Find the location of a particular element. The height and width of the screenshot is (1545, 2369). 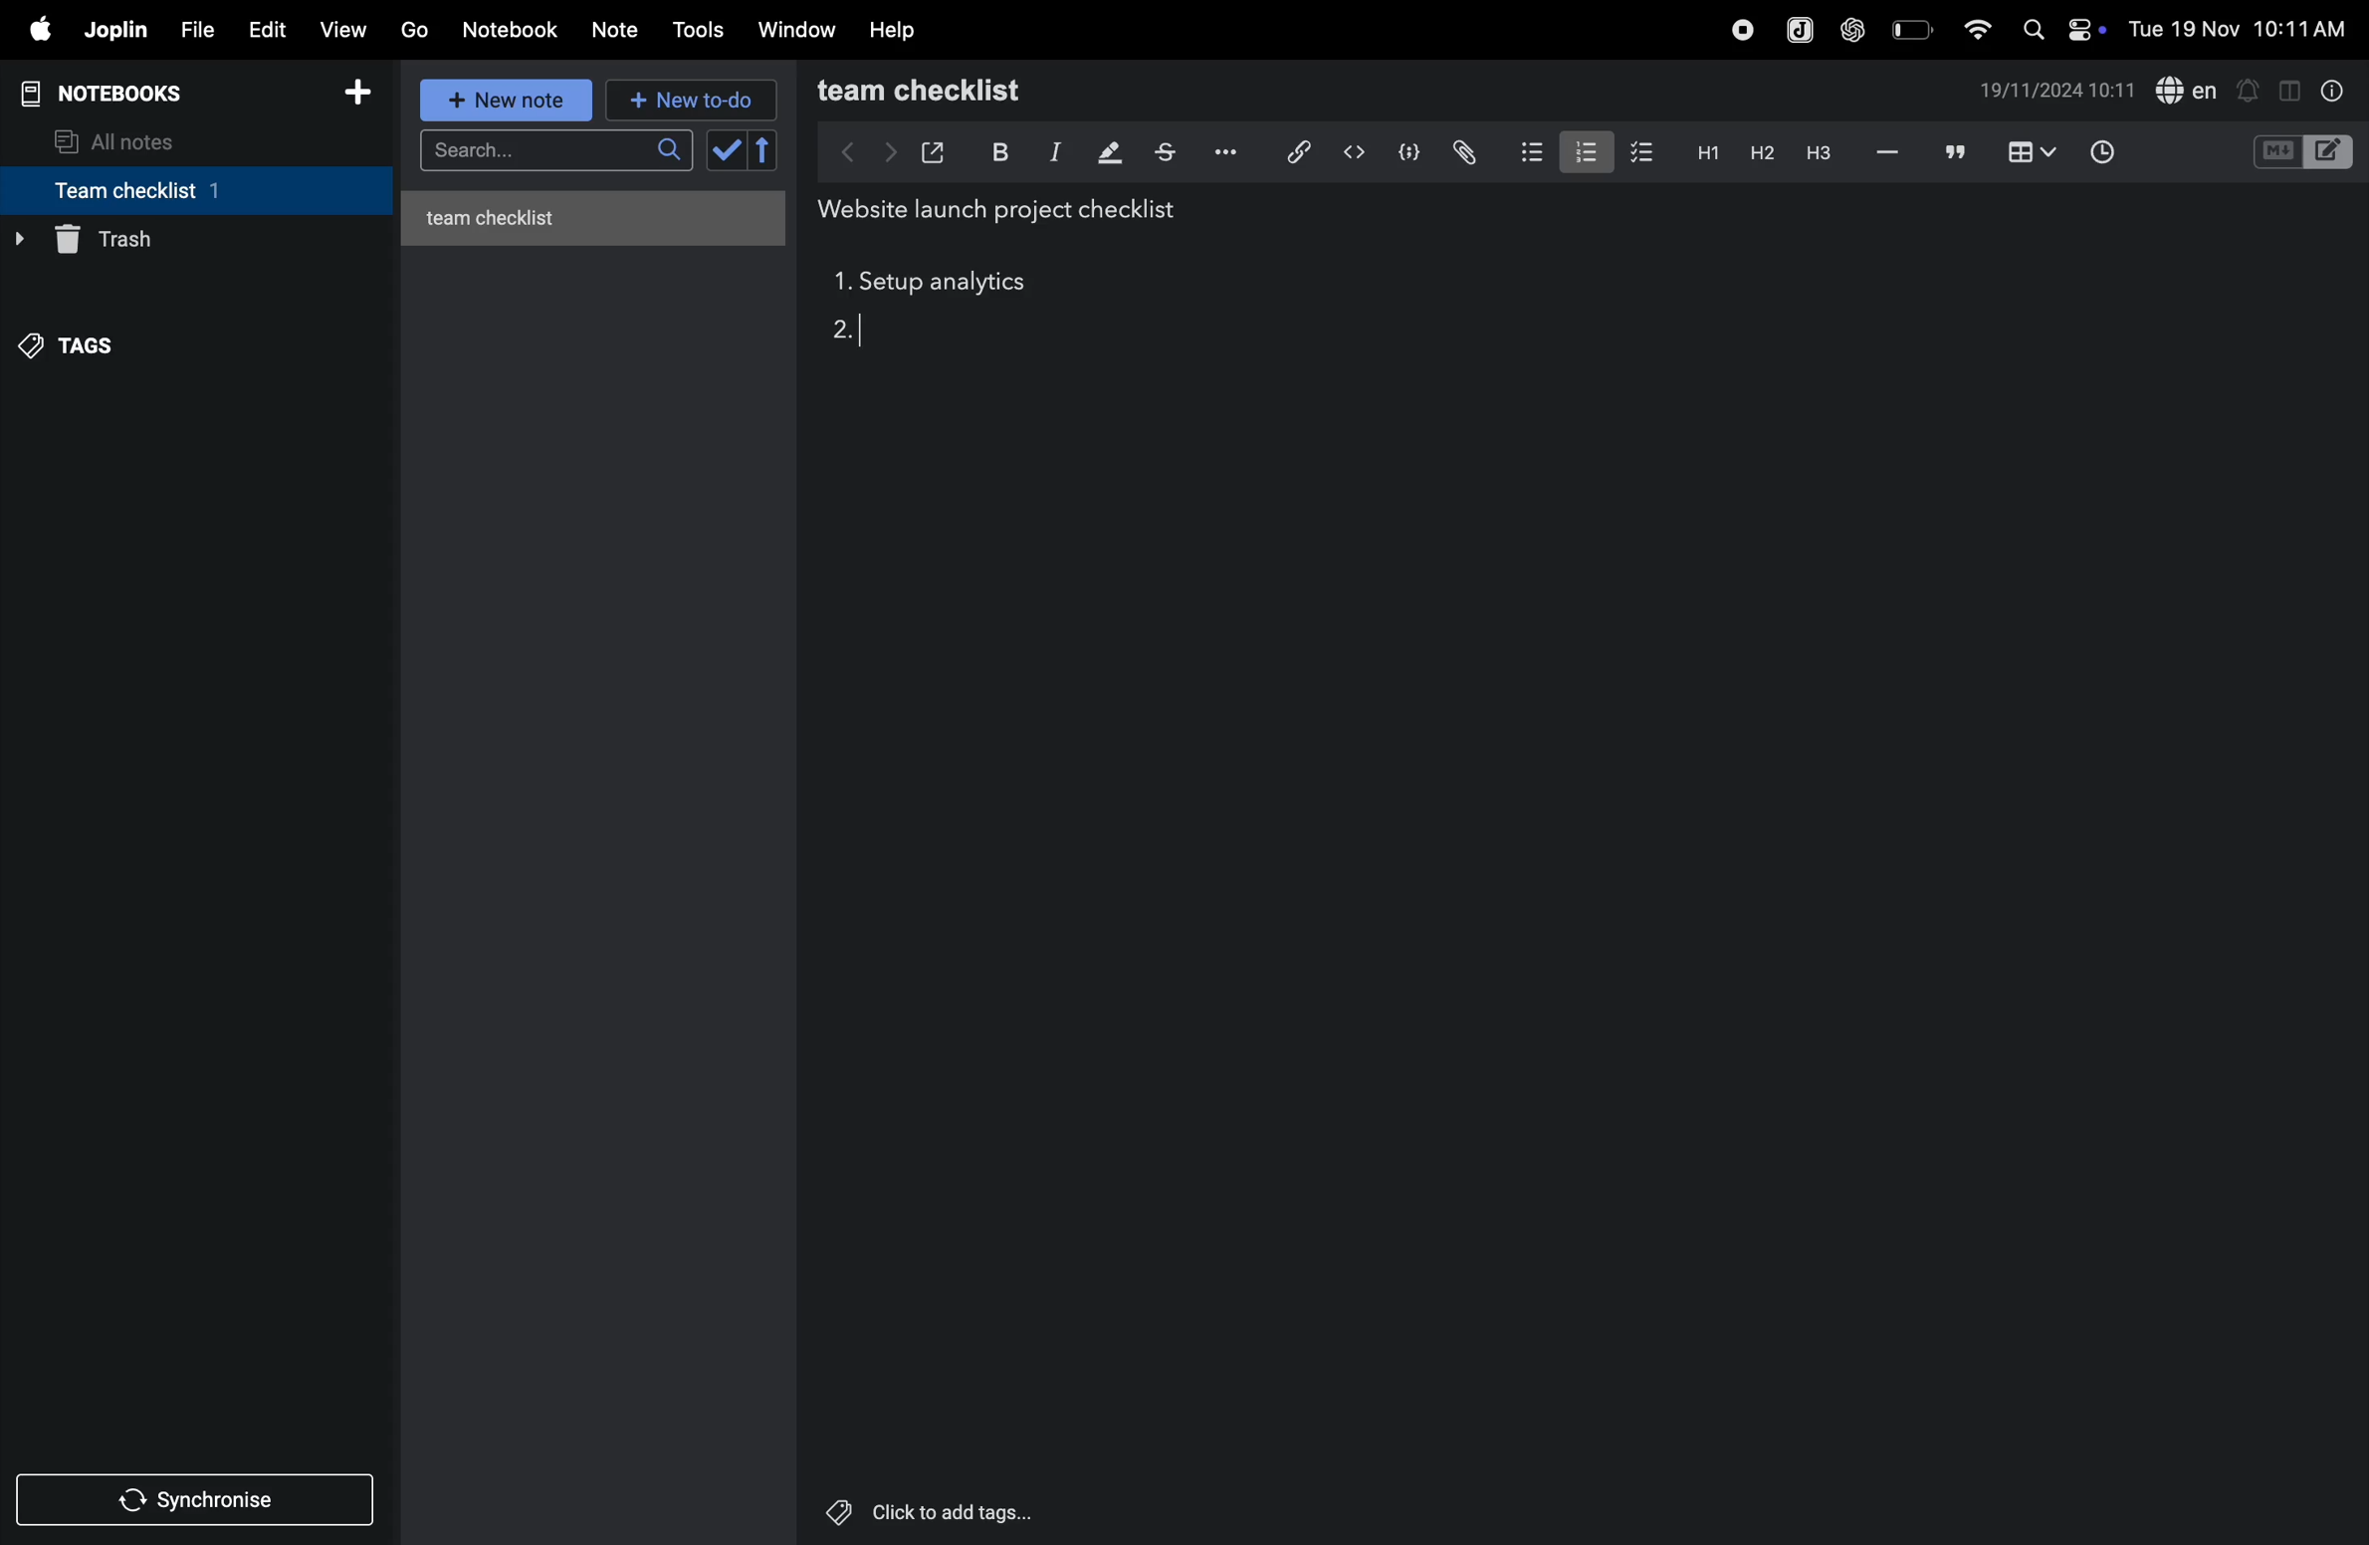

inline code is located at coordinates (1354, 152).